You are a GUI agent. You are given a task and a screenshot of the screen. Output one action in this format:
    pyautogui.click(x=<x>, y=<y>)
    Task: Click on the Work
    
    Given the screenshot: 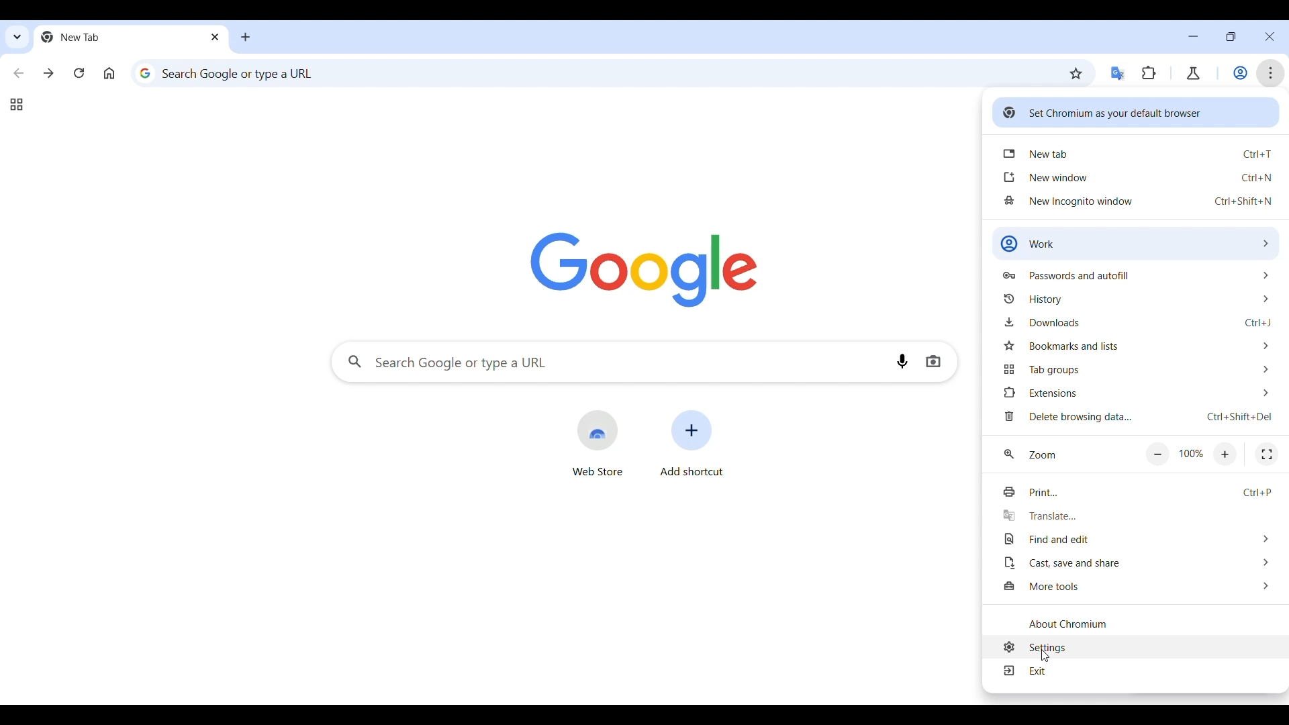 What is the action you would take?
    pyautogui.click(x=1241, y=72)
    